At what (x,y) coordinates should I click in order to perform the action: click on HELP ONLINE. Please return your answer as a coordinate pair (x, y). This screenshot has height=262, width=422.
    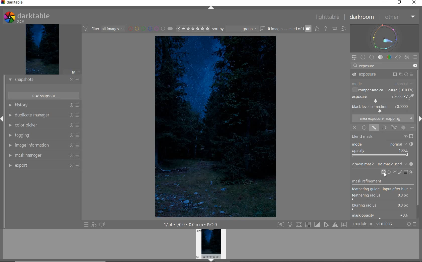
    Looking at the image, I should click on (326, 29).